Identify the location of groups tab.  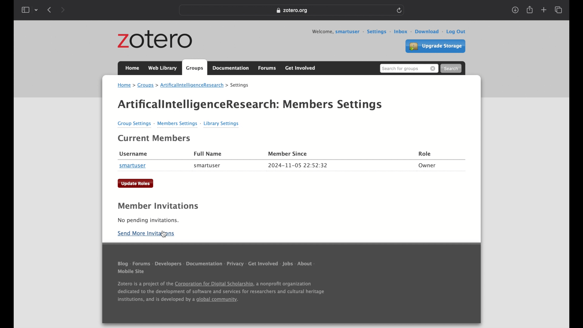
(195, 67).